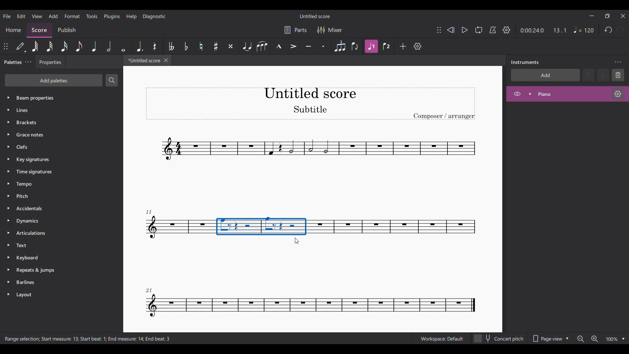 The width and height of the screenshot is (629, 354). Describe the element at coordinates (340, 46) in the screenshot. I see `Tuplet` at that location.